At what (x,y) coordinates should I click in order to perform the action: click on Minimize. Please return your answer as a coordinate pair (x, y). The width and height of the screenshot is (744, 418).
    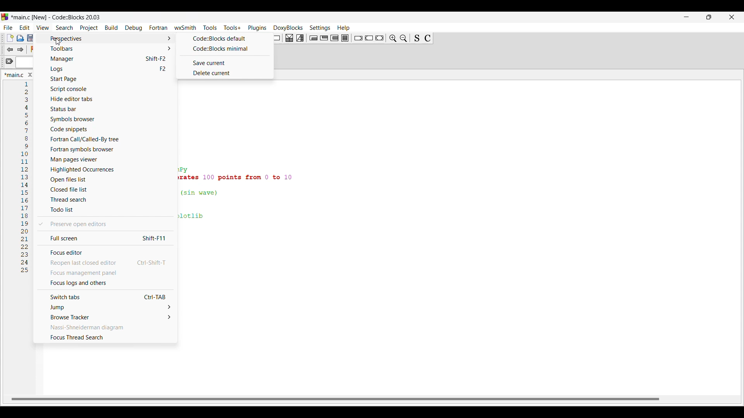
    Looking at the image, I should click on (687, 17).